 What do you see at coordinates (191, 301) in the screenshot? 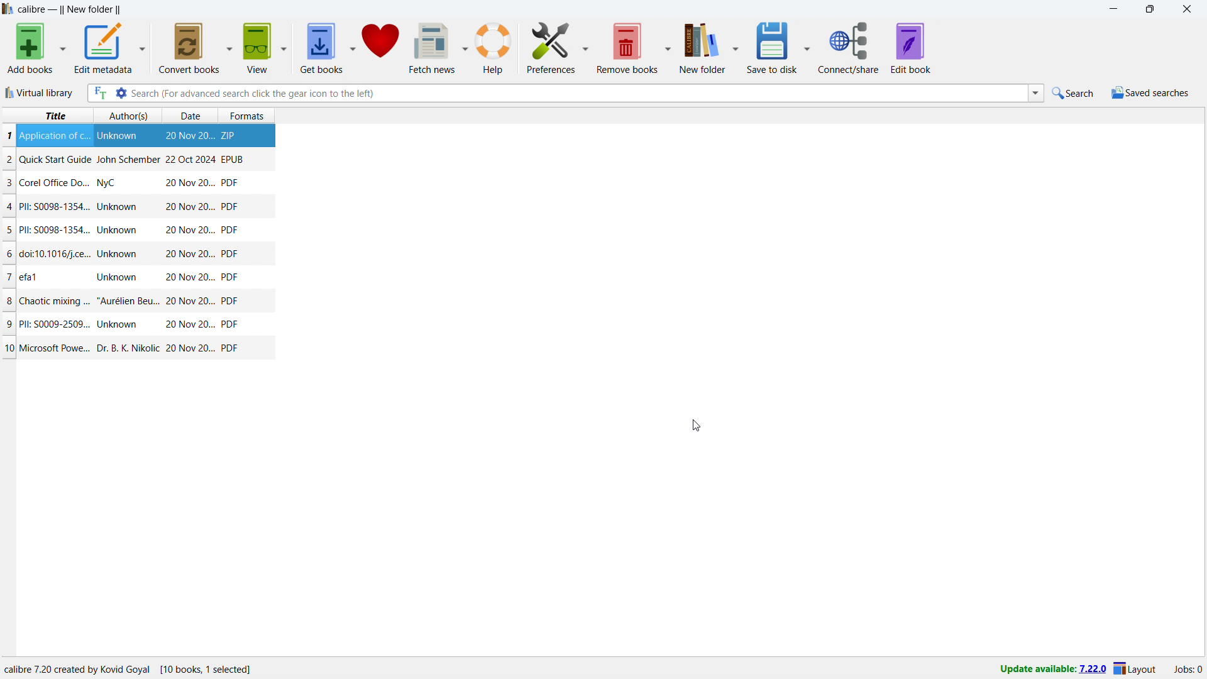
I see `Date` at bounding box center [191, 301].